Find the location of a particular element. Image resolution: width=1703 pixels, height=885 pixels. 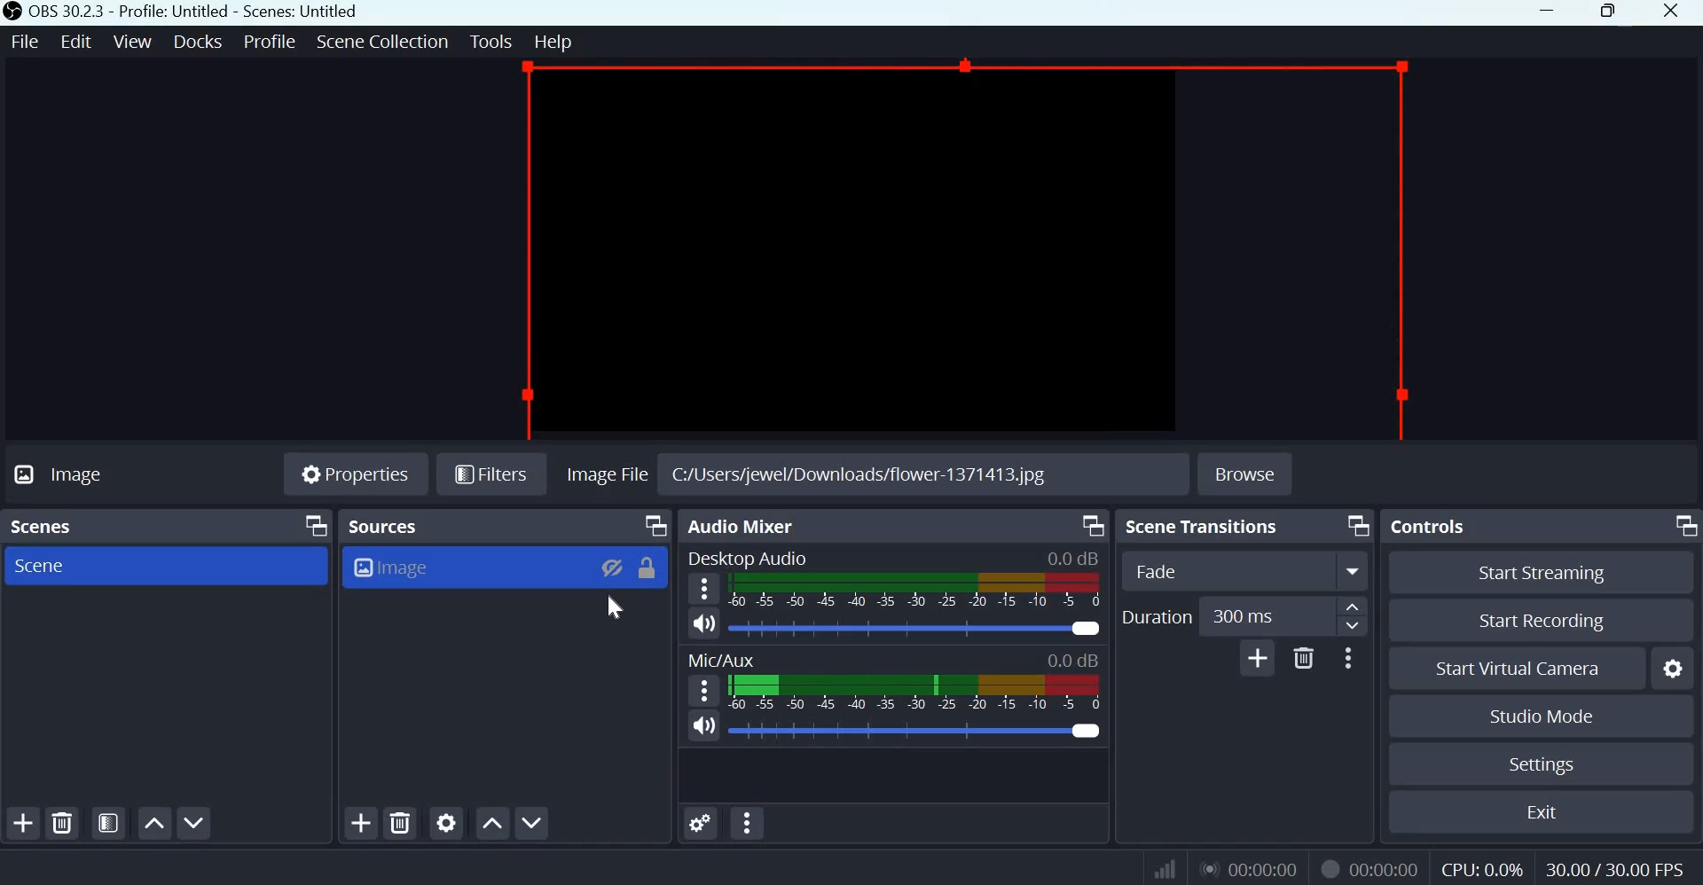

Advances Audio Properties is located at coordinates (701, 823).